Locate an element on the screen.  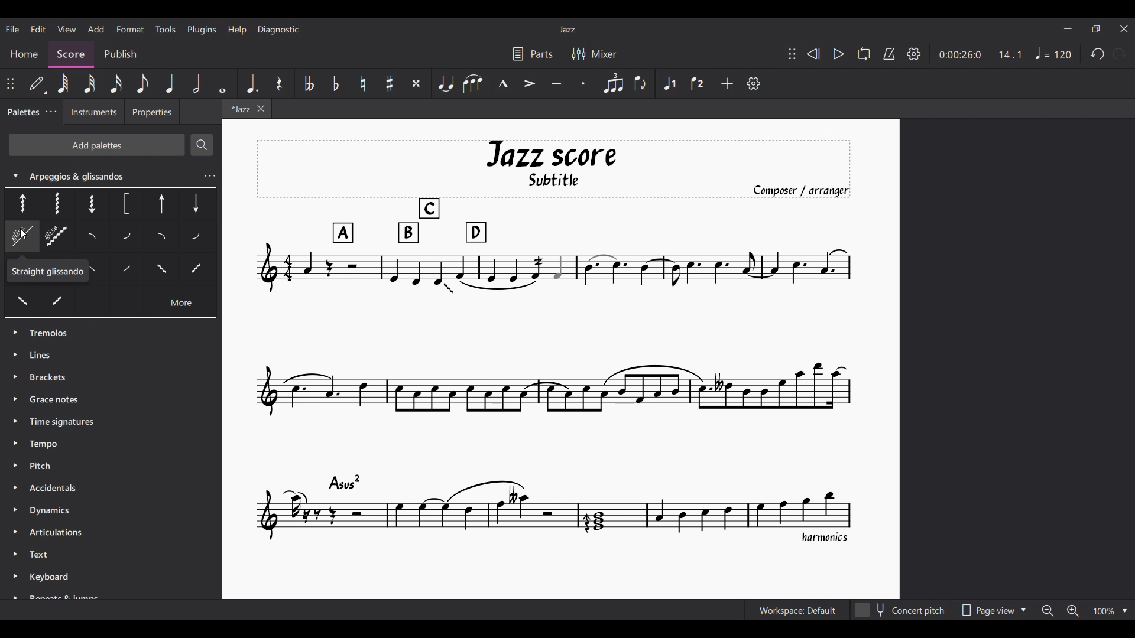
Voice 1 is located at coordinates (670, 83).